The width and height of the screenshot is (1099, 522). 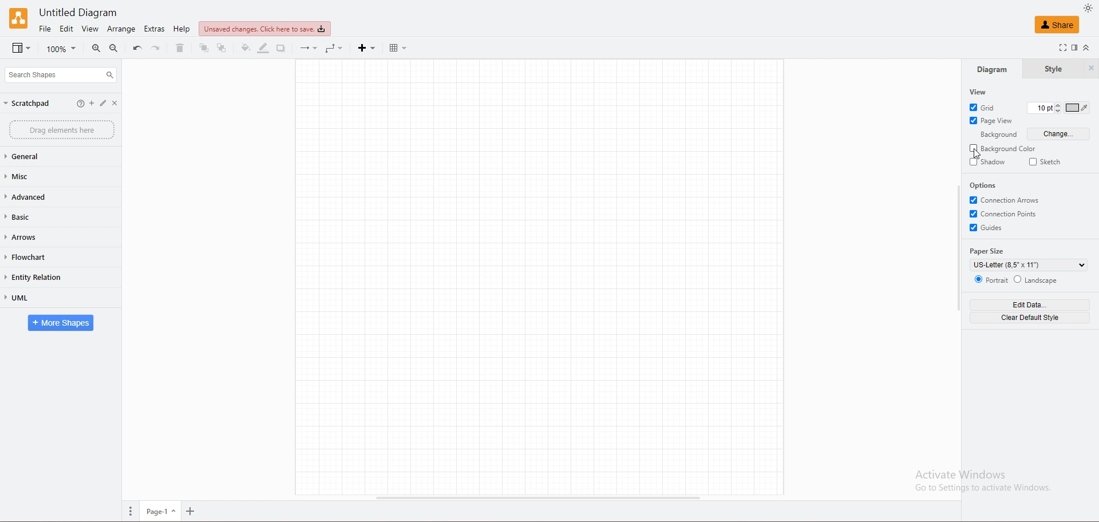 What do you see at coordinates (46, 298) in the screenshot?
I see `UML` at bounding box center [46, 298].